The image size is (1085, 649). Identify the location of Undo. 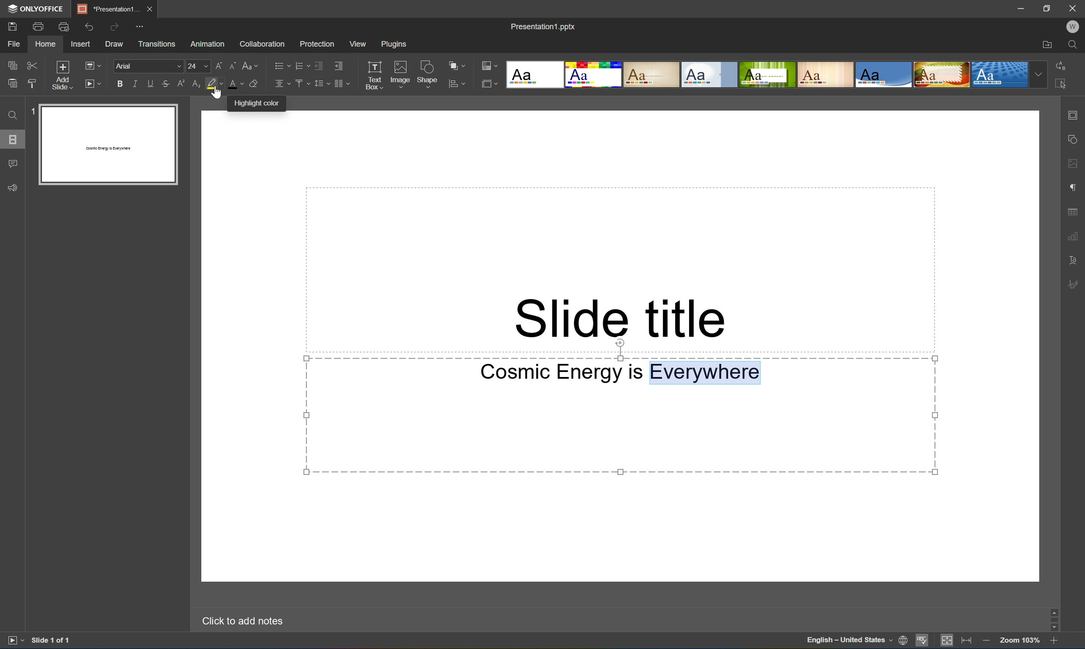
(90, 26).